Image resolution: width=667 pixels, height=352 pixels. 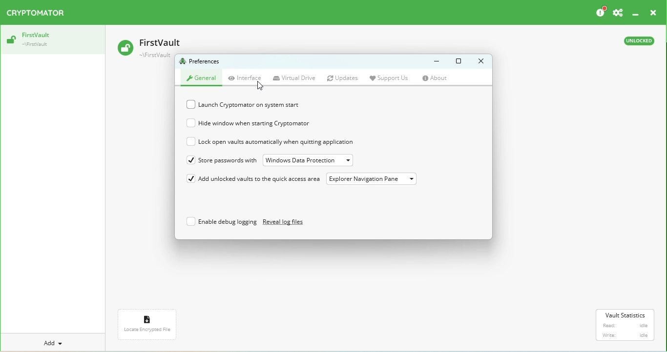 I want to click on Unlocked, so click(x=638, y=42).